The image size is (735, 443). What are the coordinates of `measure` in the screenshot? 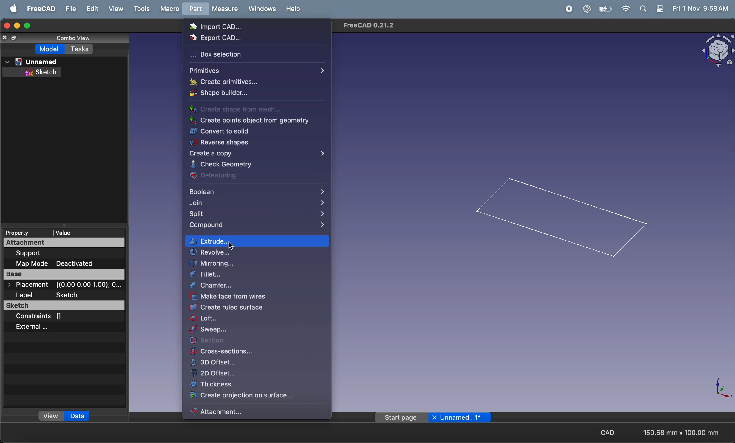 It's located at (224, 9).